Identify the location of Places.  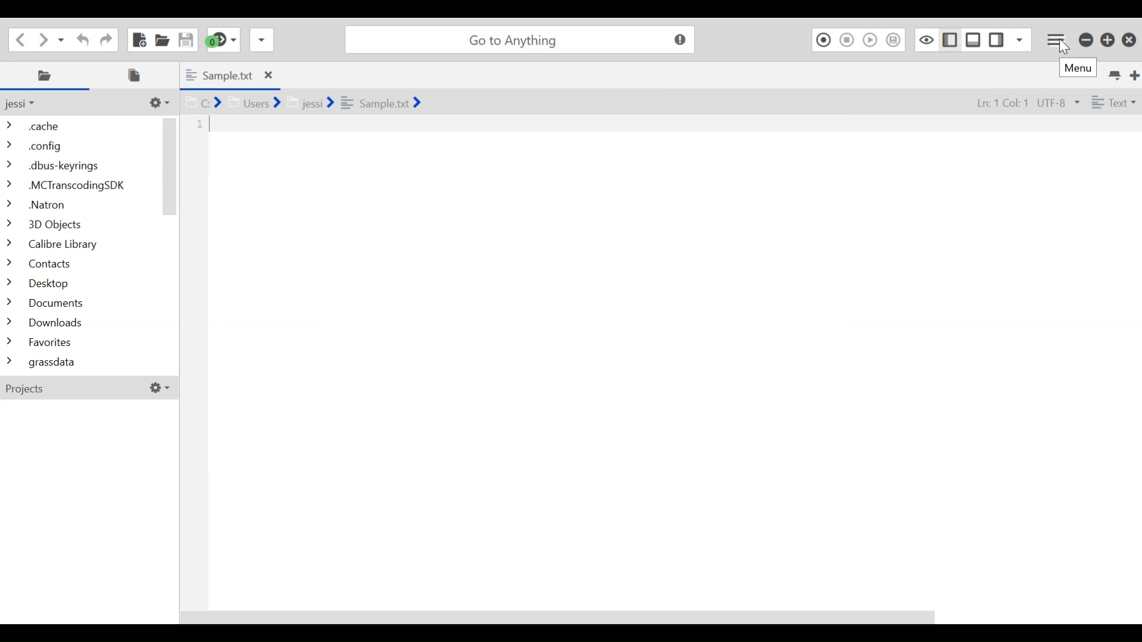
(47, 75).